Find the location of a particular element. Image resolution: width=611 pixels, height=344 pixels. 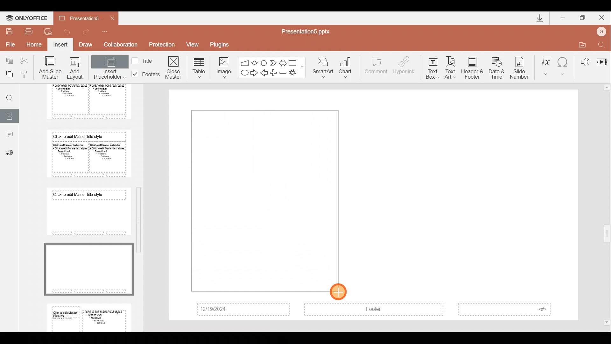

Hyperlink is located at coordinates (404, 66).